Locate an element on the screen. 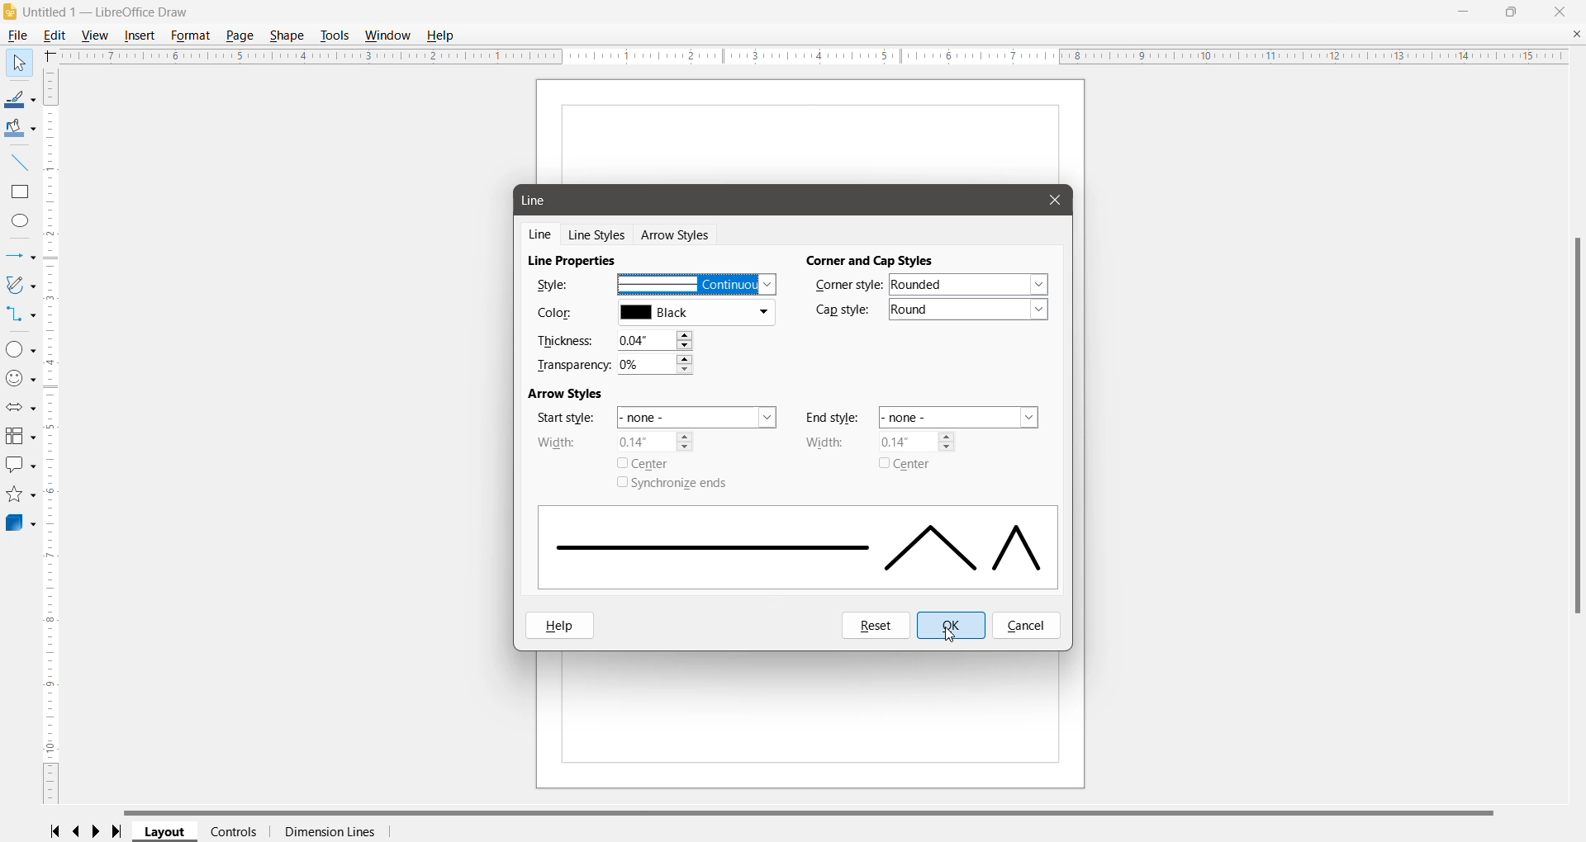  Lines and Arrows is located at coordinates (21, 257).